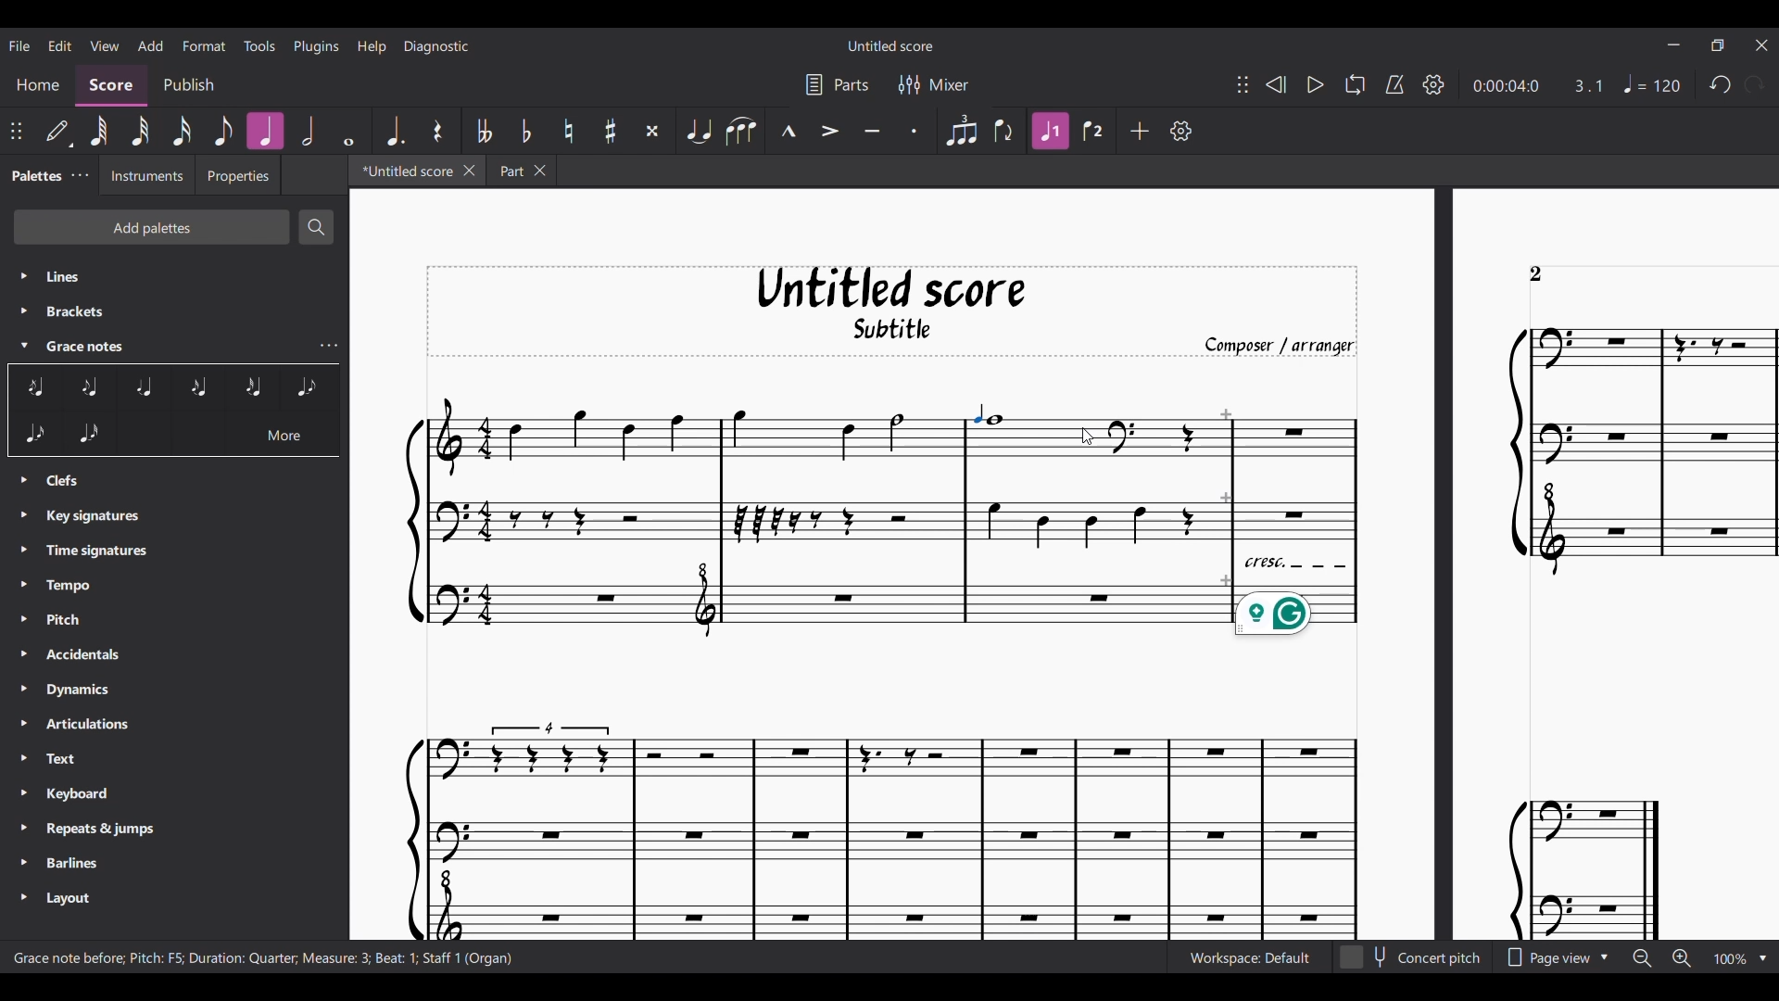 The image size is (1779, 1001). Describe the element at coordinates (151, 227) in the screenshot. I see `Add palette` at that location.